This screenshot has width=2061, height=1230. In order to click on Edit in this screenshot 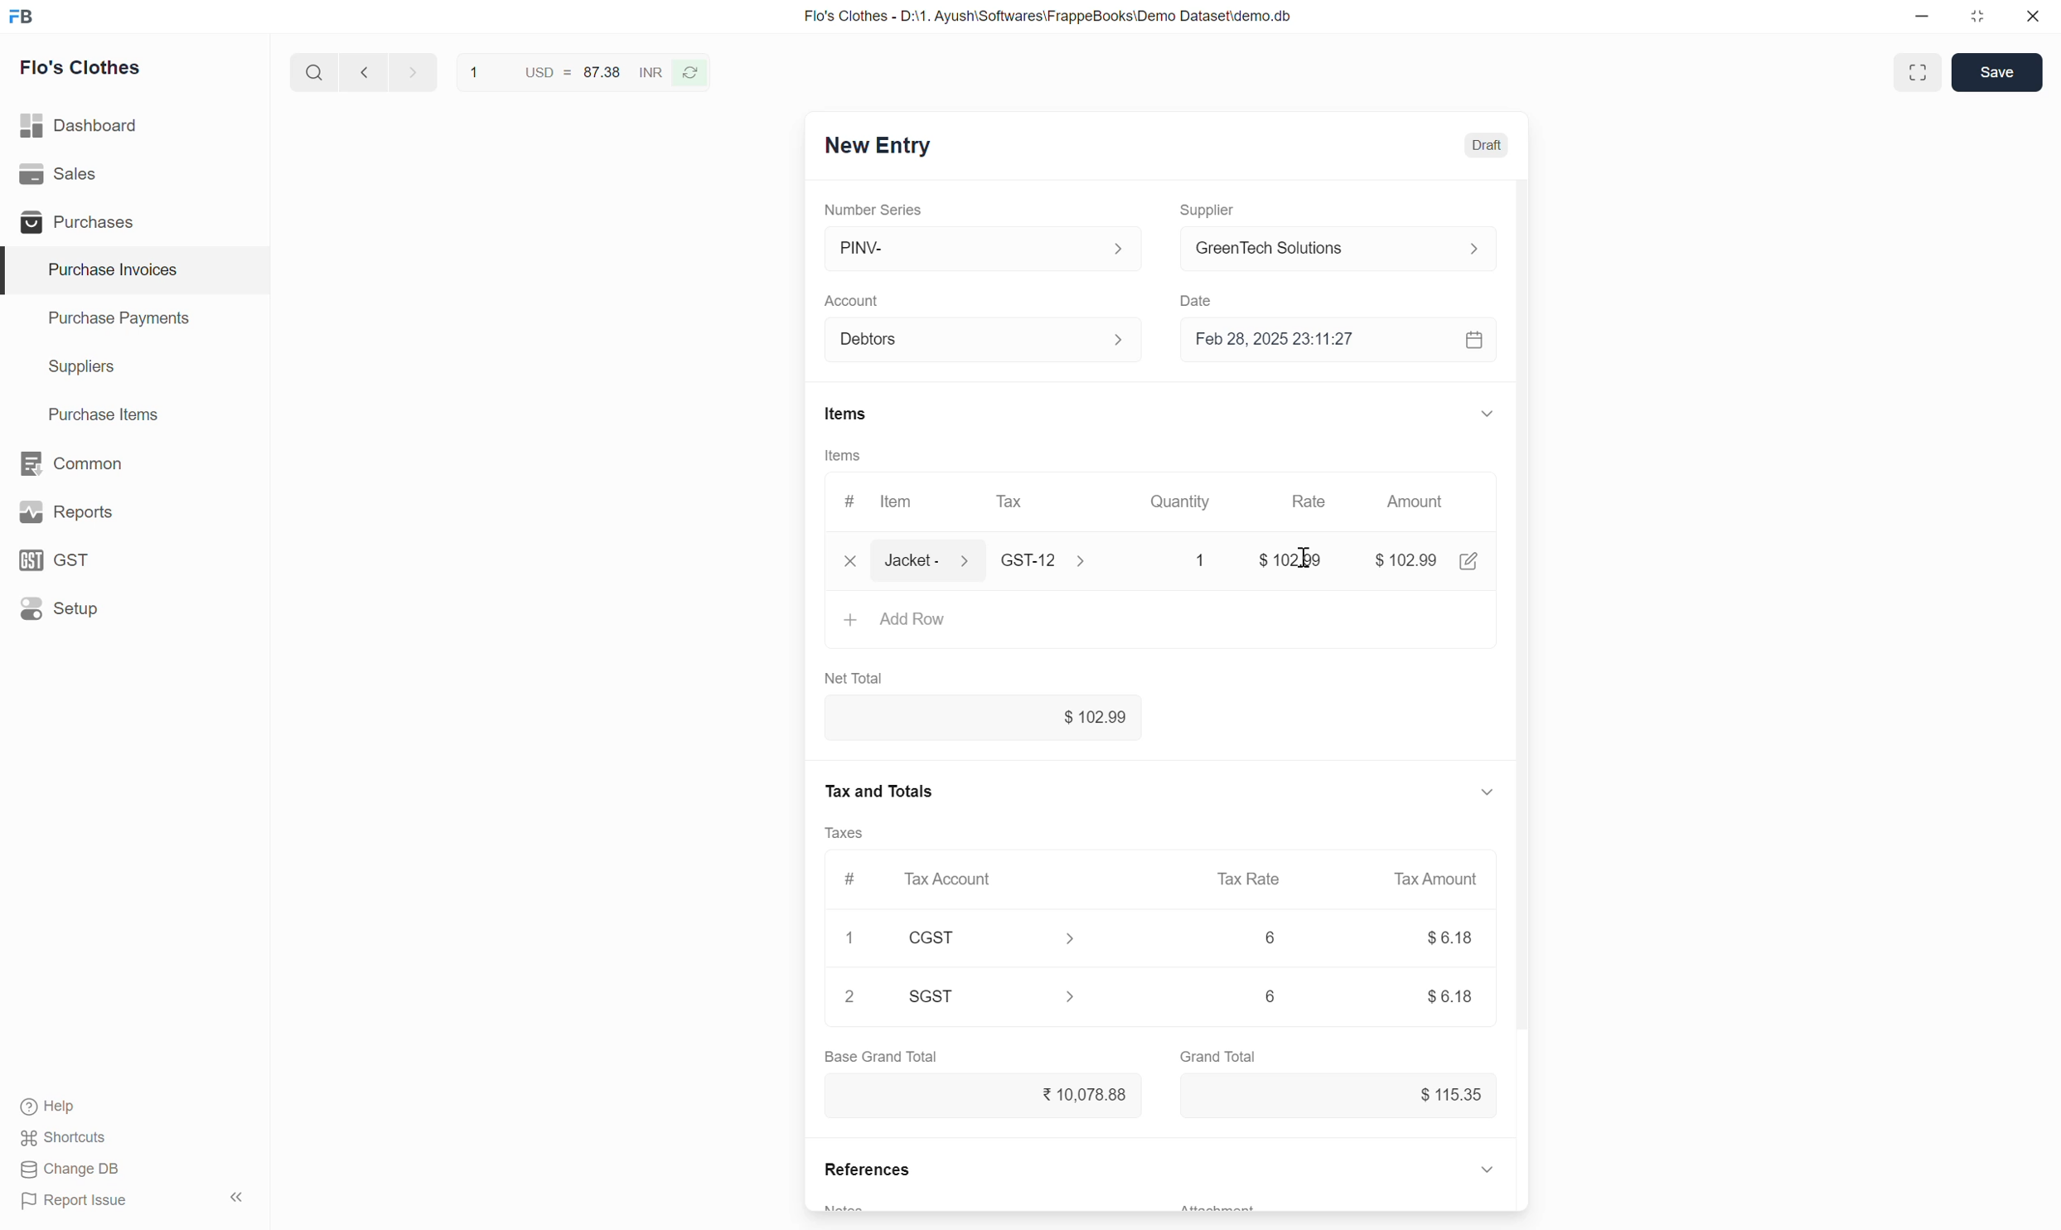, I will do `click(1469, 561)`.